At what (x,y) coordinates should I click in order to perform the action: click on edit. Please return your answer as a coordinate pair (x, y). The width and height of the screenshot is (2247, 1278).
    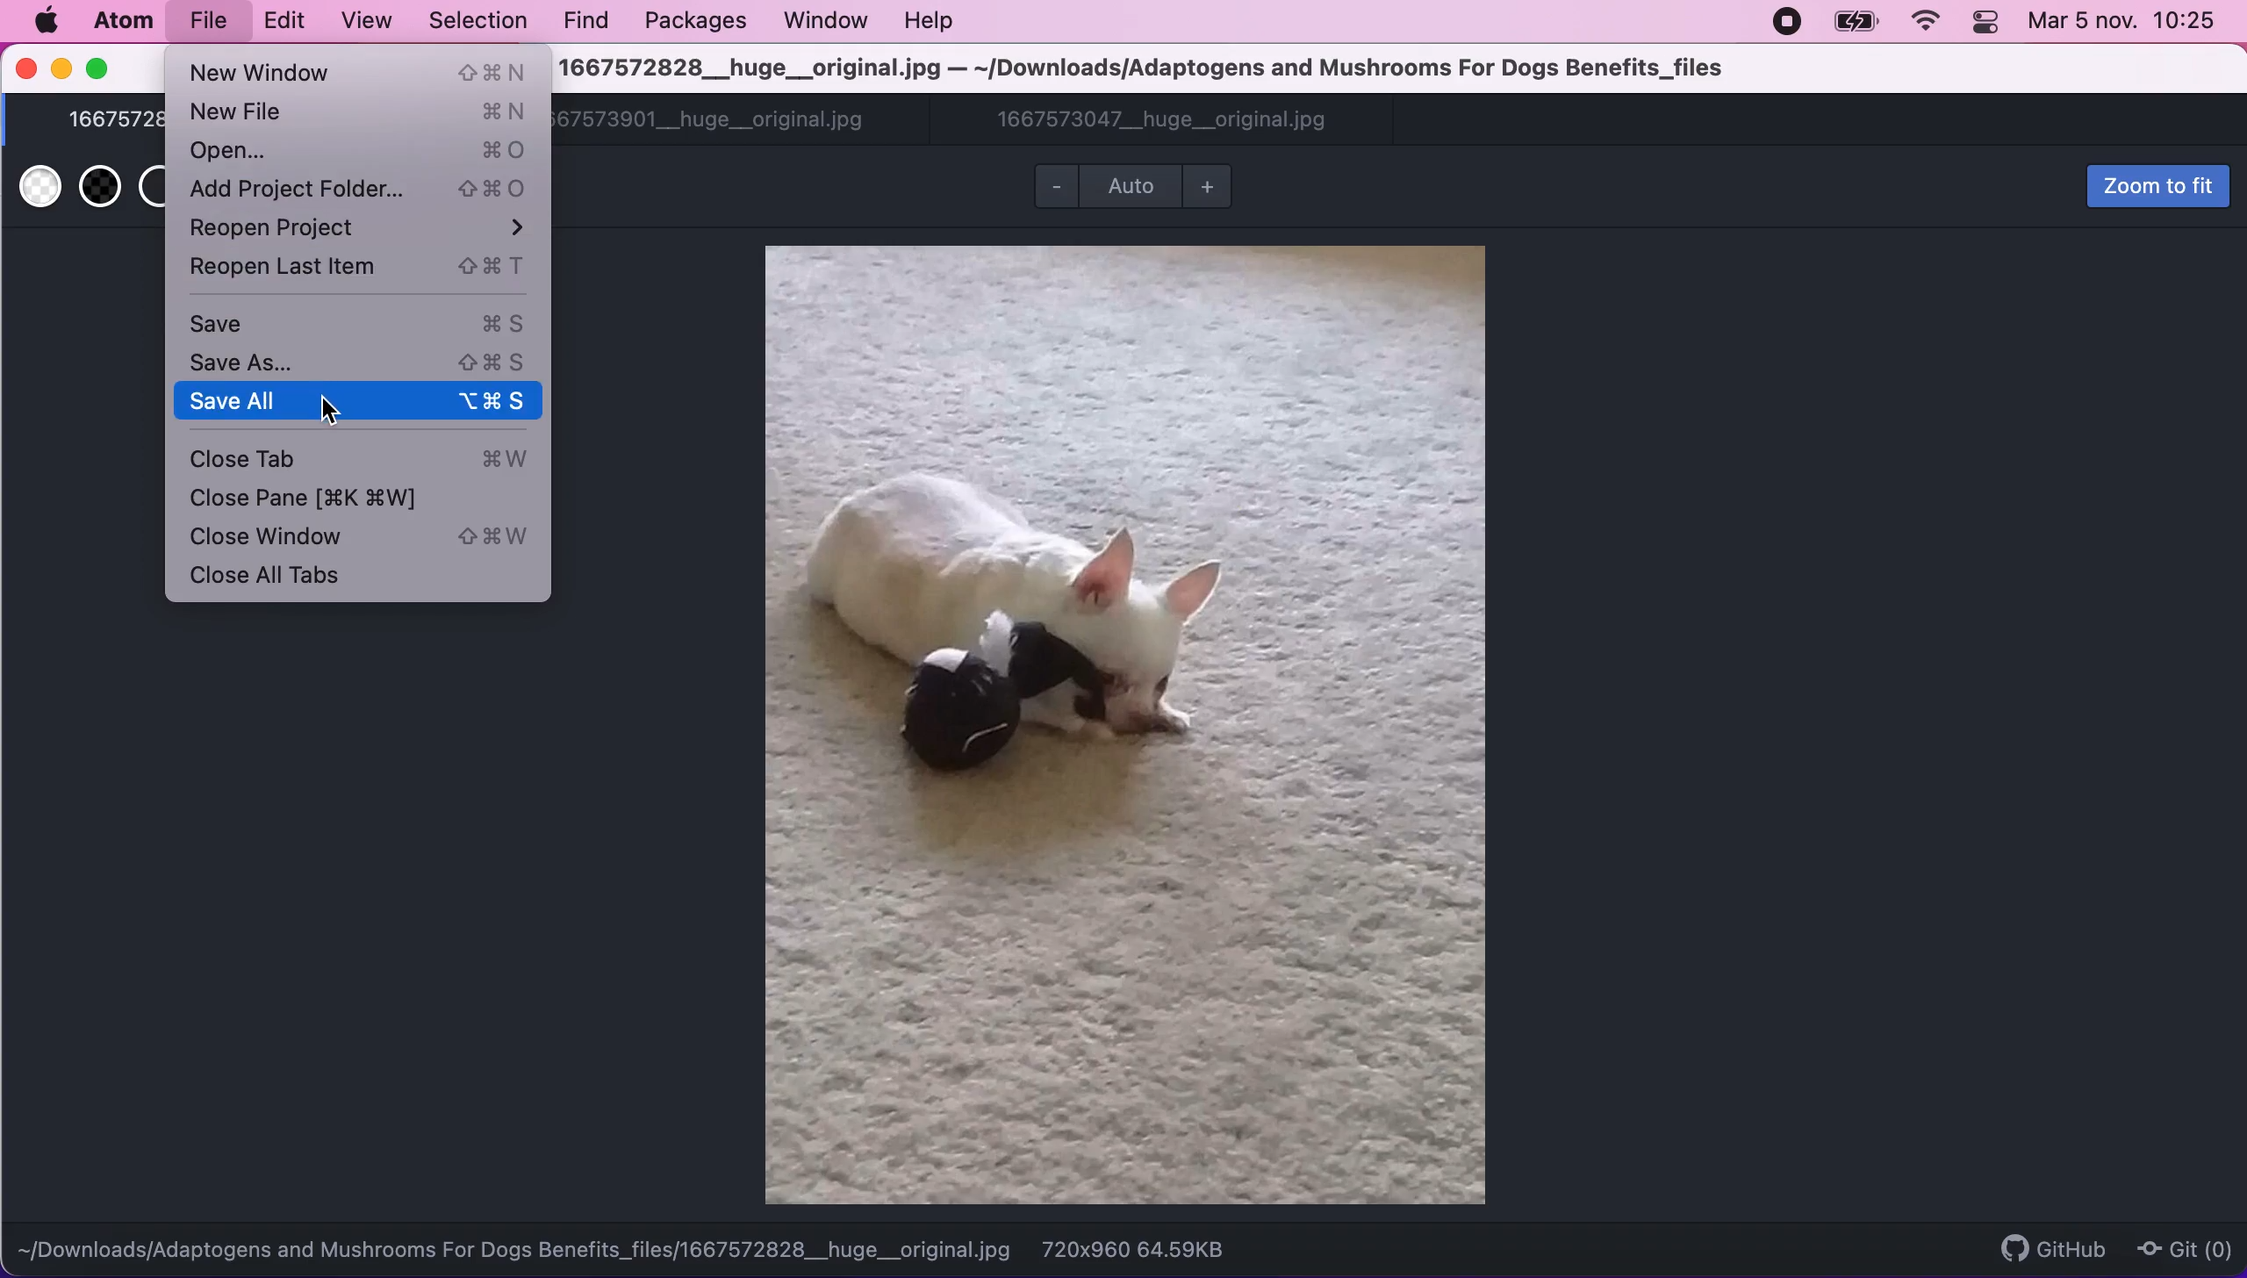
    Looking at the image, I should click on (285, 22).